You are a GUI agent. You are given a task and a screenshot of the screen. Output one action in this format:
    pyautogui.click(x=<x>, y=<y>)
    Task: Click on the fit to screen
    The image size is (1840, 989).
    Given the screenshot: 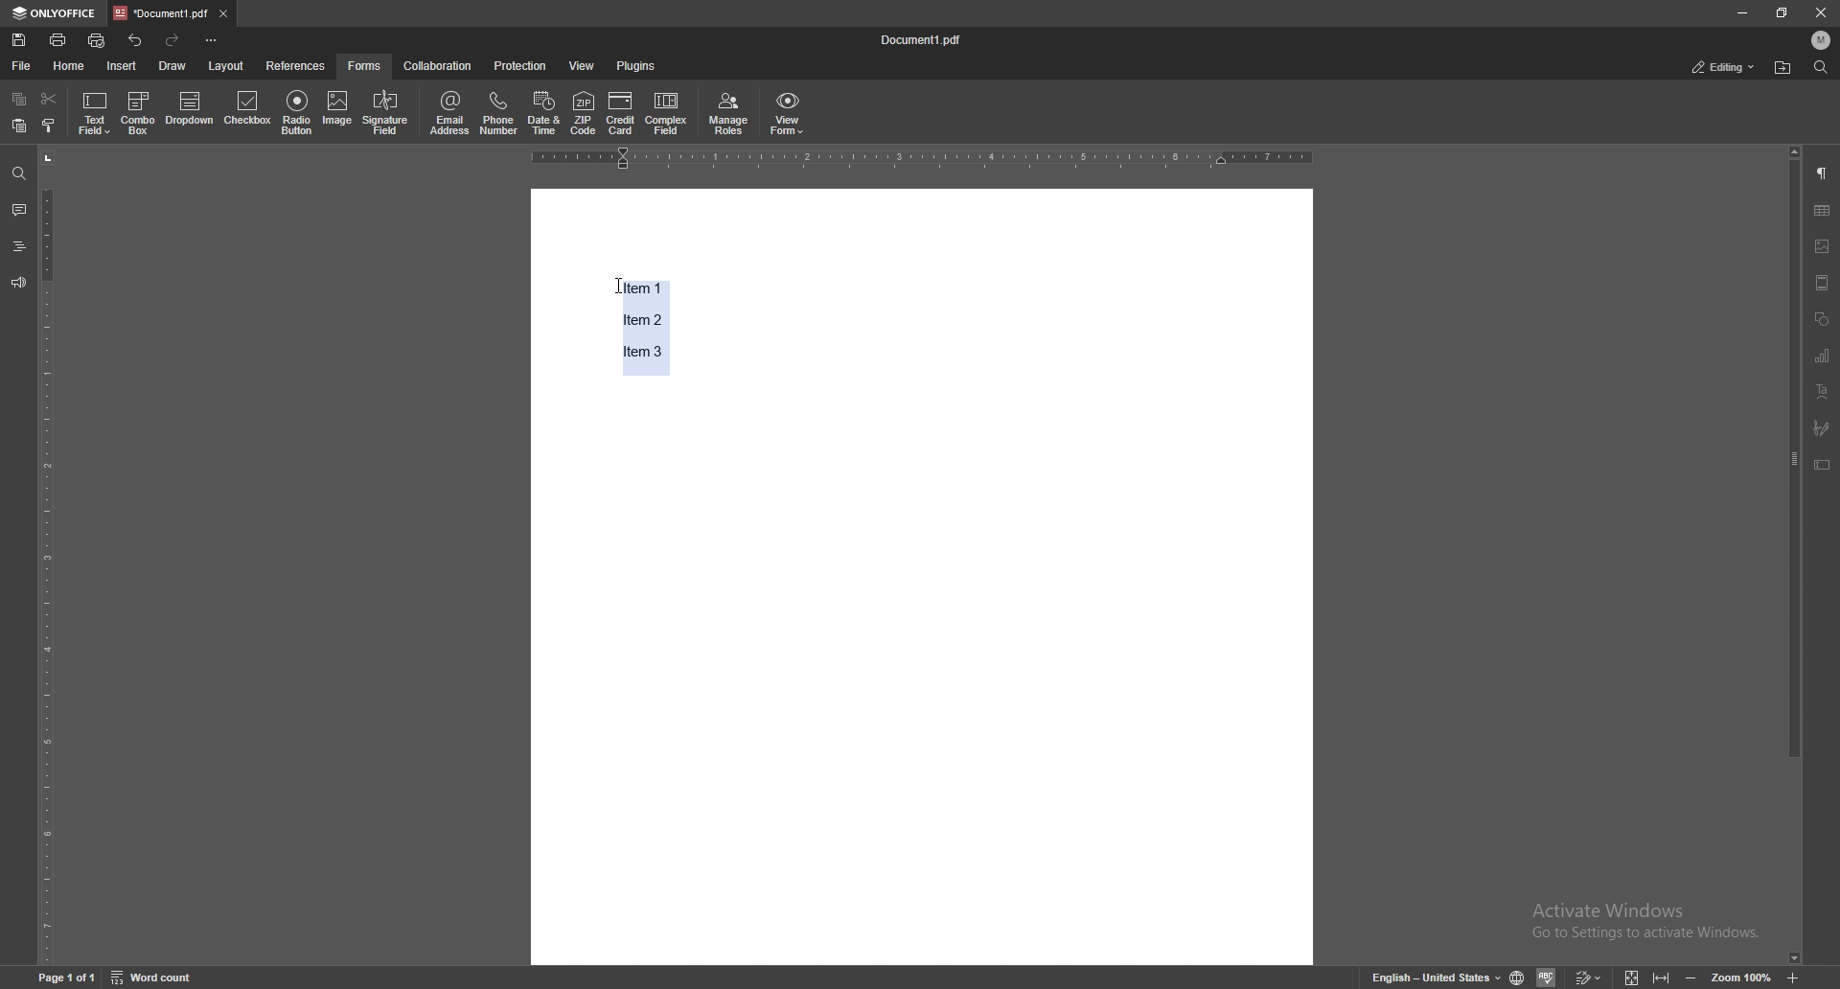 What is the action you would take?
    pyautogui.click(x=1632, y=976)
    